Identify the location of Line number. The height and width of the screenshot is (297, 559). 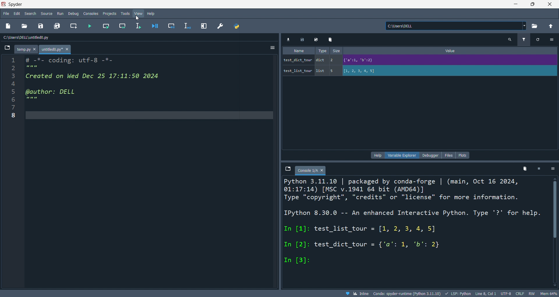
(13, 90).